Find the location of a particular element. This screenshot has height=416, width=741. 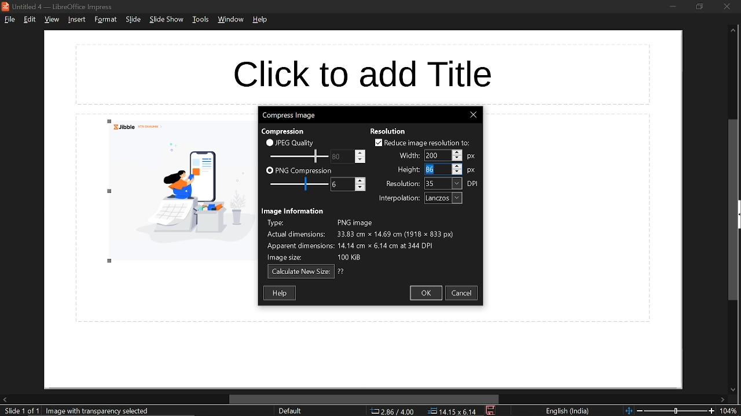

image information describing type of image, actual dimensions, apparent dimensions and image size is located at coordinates (367, 240).